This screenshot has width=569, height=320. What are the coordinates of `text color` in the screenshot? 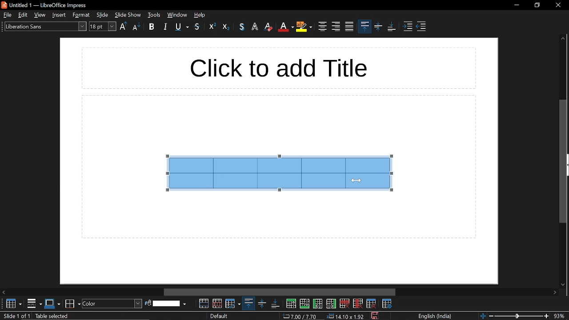 It's located at (286, 27).